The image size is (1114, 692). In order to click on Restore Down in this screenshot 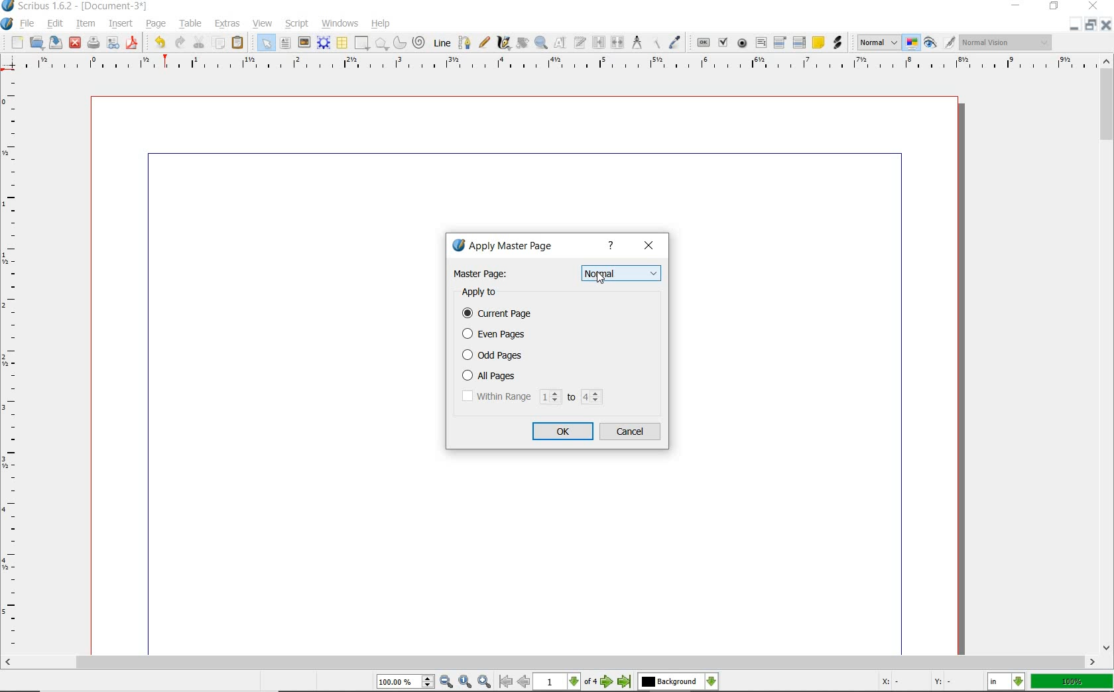, I will do `click(1074, 27)`.